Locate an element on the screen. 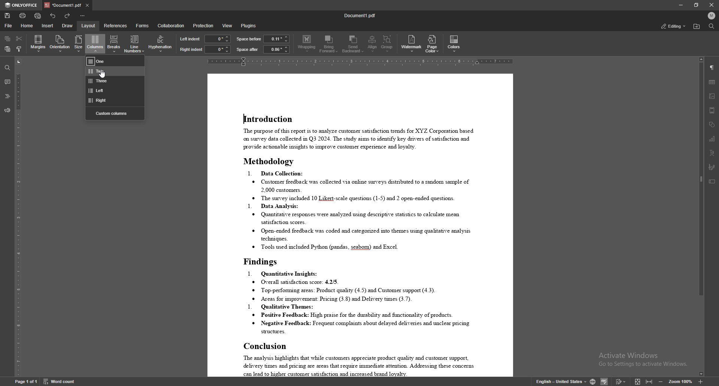 This screenshot has height=386, width=719. send backward is located at coordinates (353, 44).